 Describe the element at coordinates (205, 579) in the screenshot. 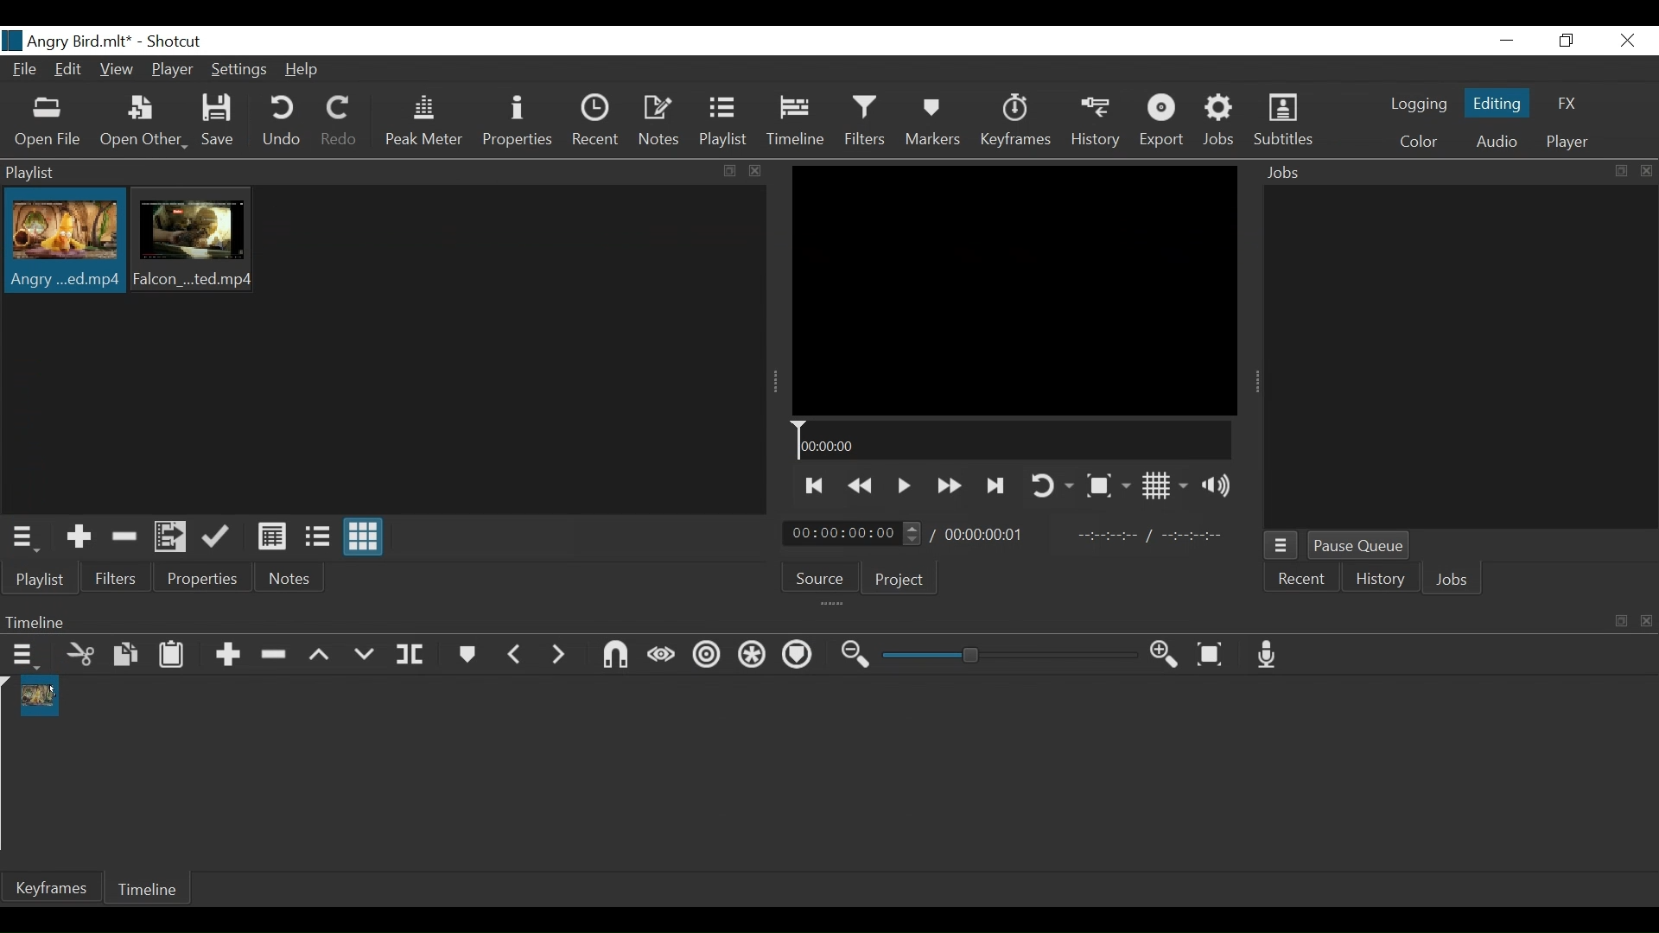

I see `Properties` at that location.